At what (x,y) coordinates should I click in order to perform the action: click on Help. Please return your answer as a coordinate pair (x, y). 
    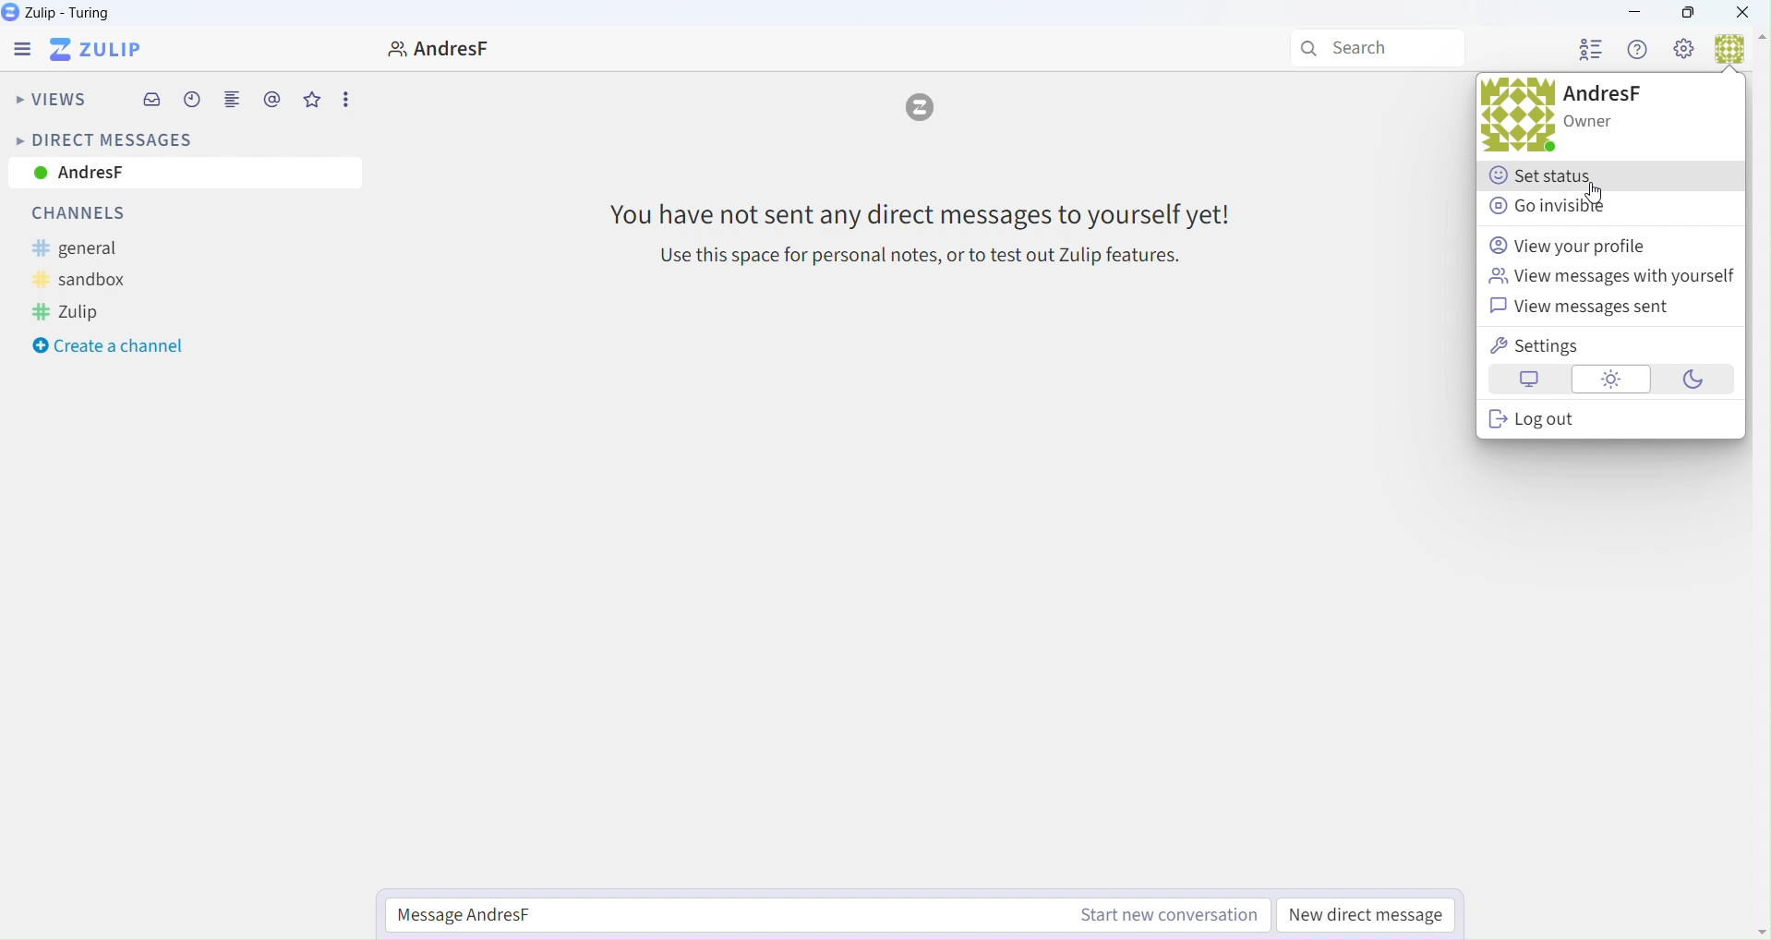
    Looking at the image, I should click on (1638, 51).